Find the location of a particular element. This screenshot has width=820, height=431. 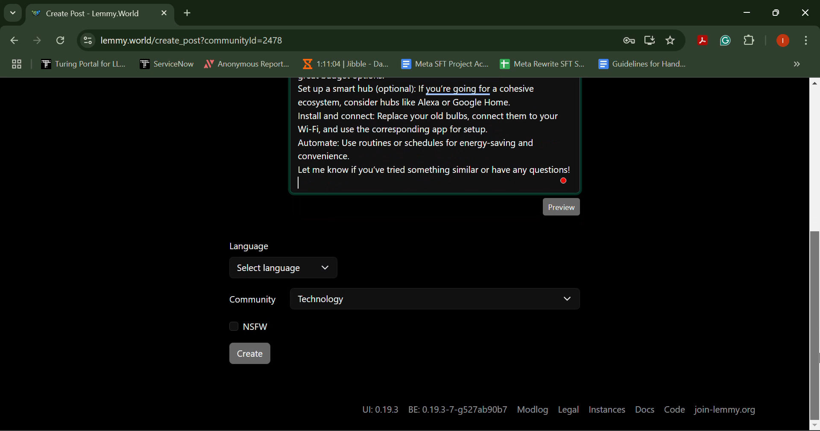

Guidelines for Handling is located at coordinates (643, 64).